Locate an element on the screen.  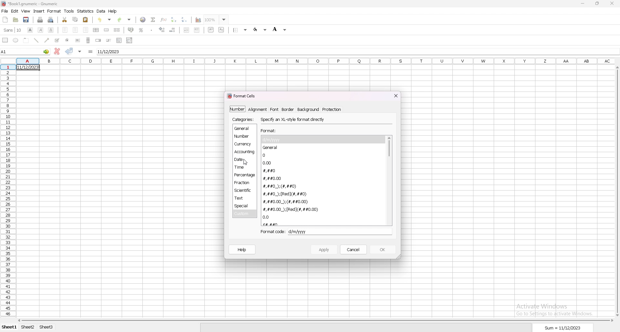
#,##0 is located at coordinates (271, 171).